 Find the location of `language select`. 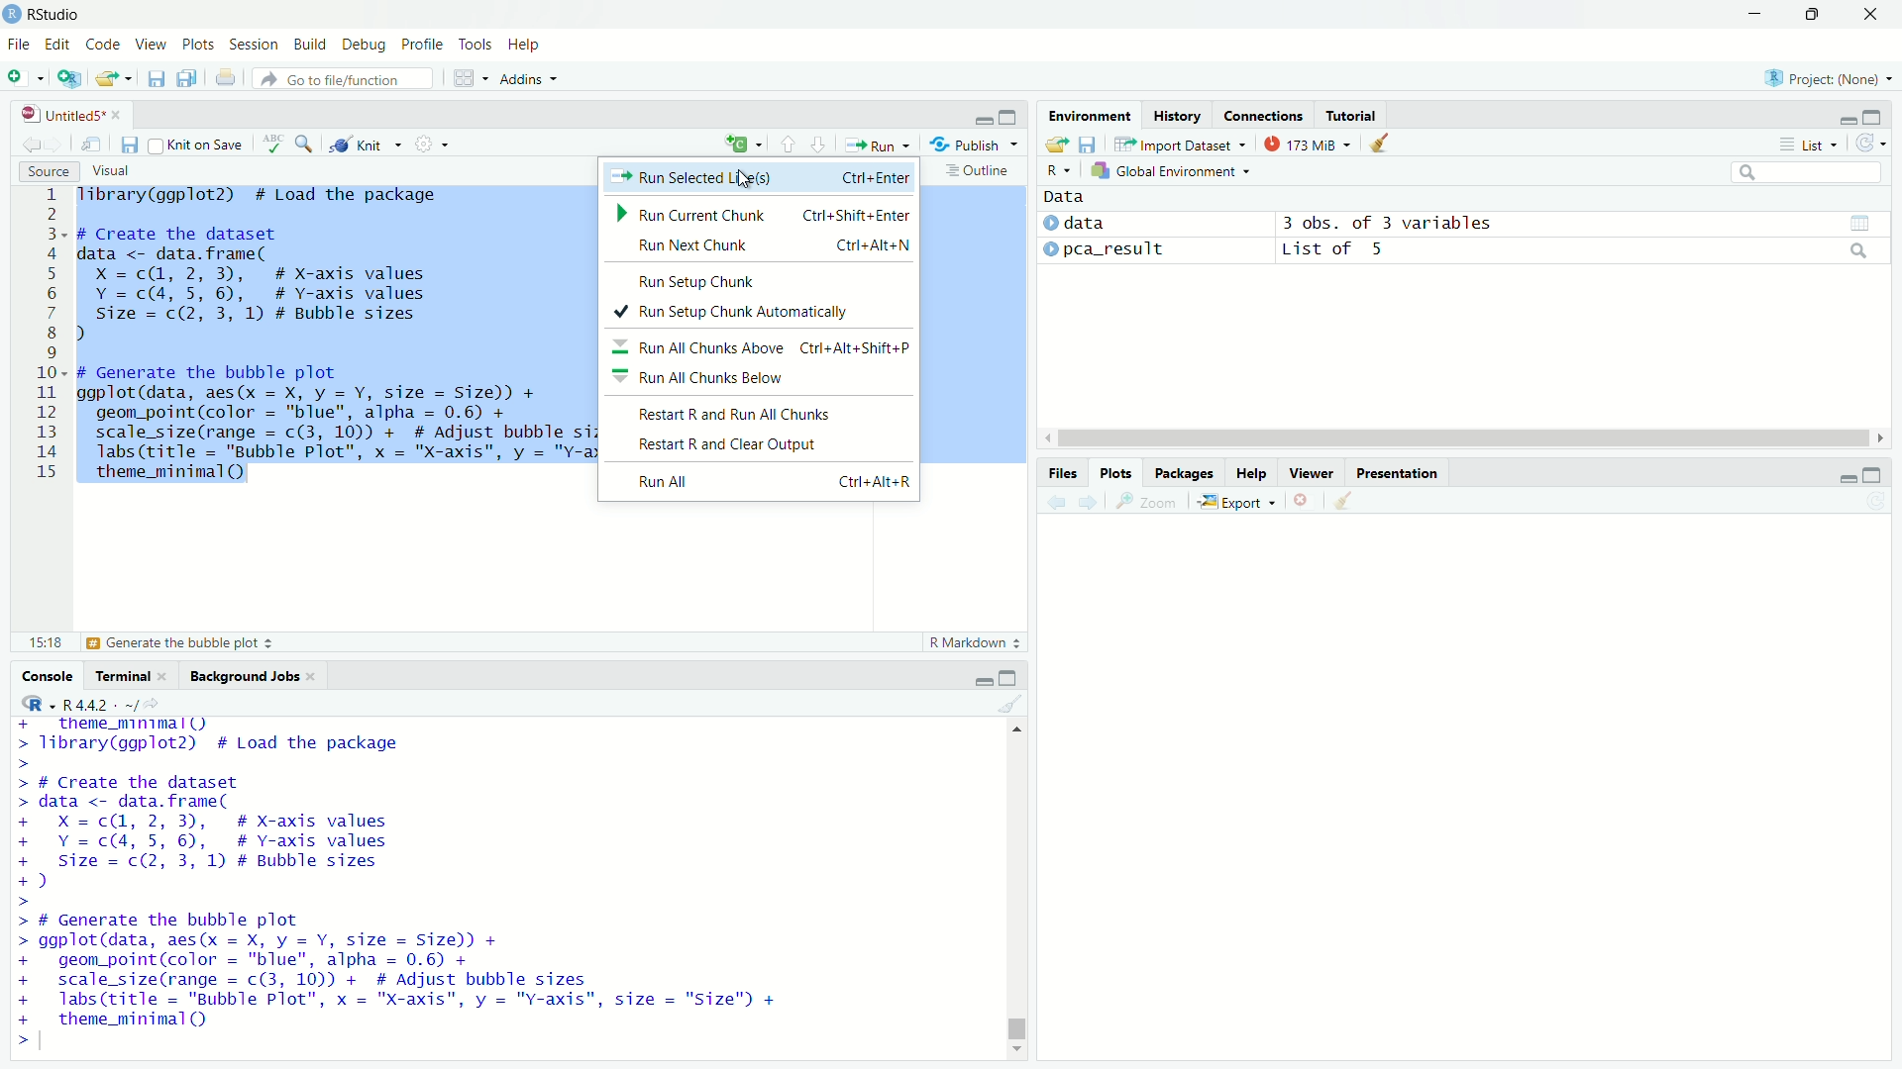

language select is located at coordinates (741, 145).